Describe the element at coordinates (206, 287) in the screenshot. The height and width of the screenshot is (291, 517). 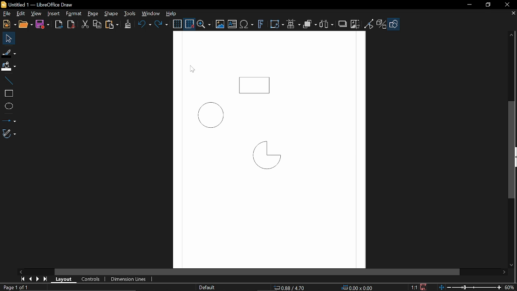
I see `Slide master name` at that location.